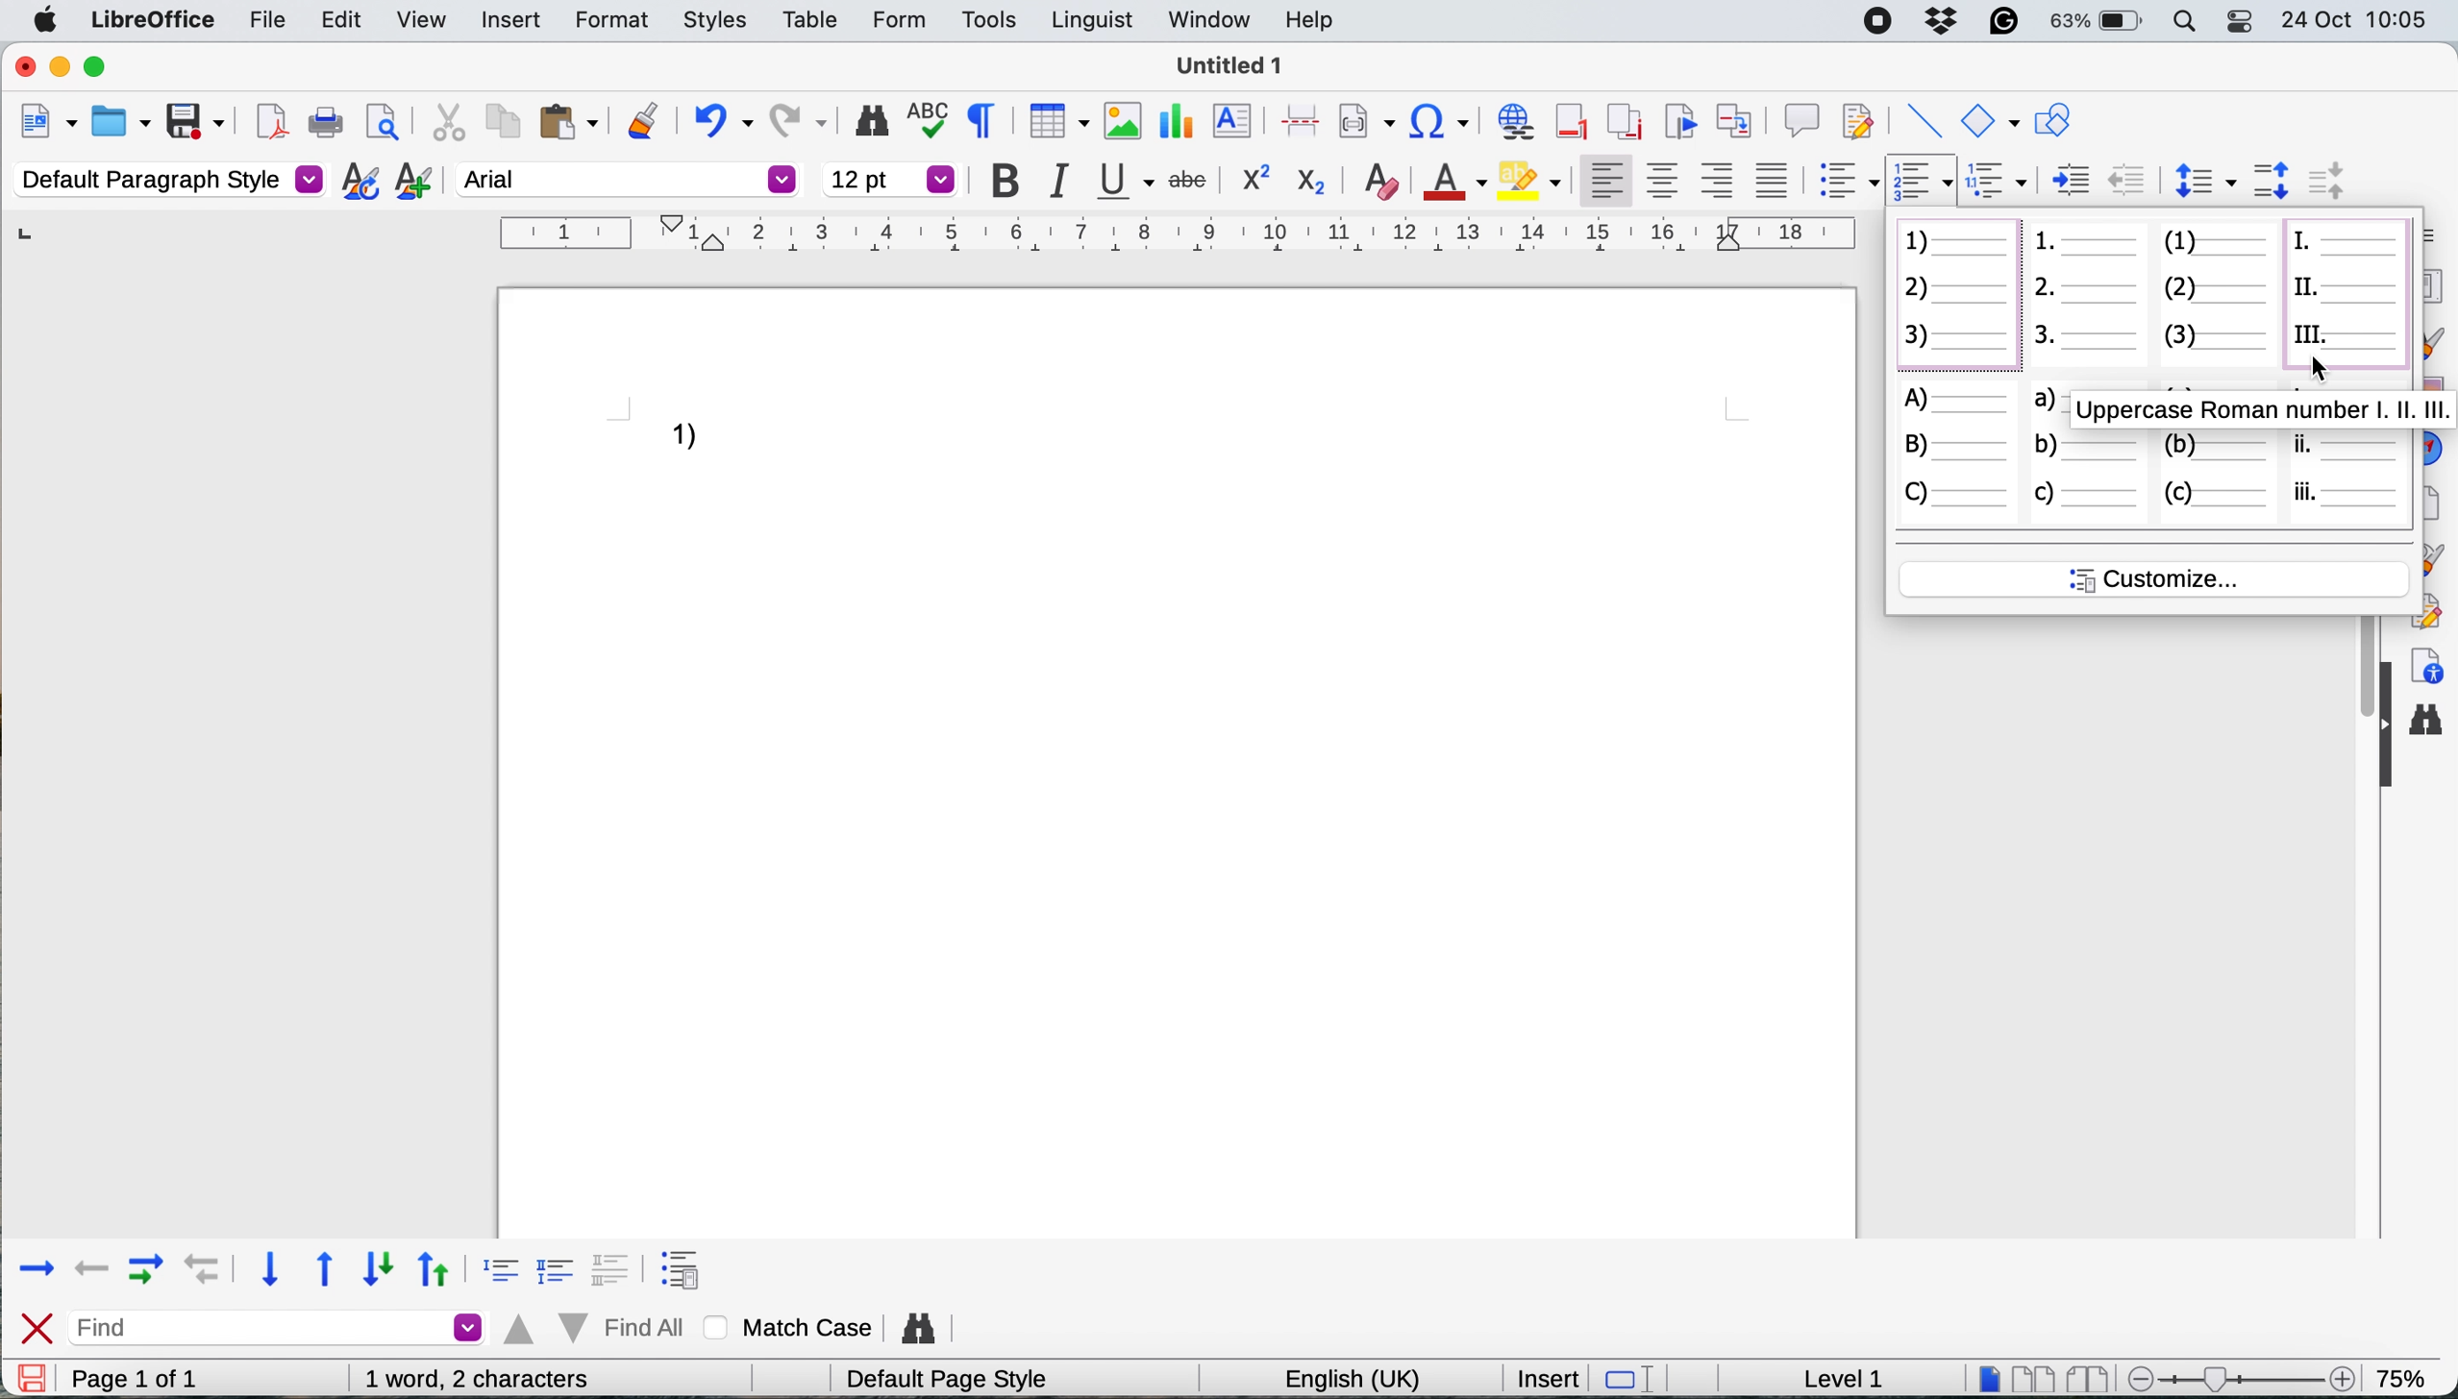 The width and height of the screenshot is (2458, 1399). I want to click on backward with indent, so click(205, 1270).